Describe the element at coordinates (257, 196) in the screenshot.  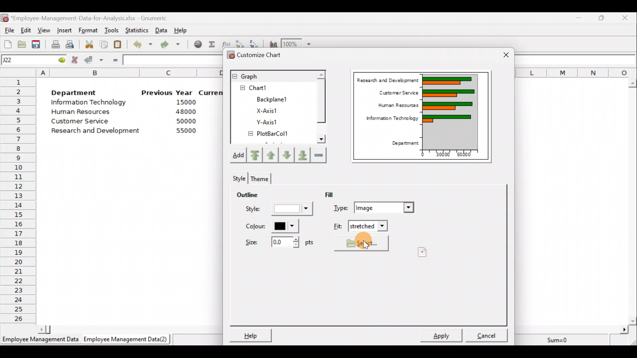
I see `Outline` at that location.